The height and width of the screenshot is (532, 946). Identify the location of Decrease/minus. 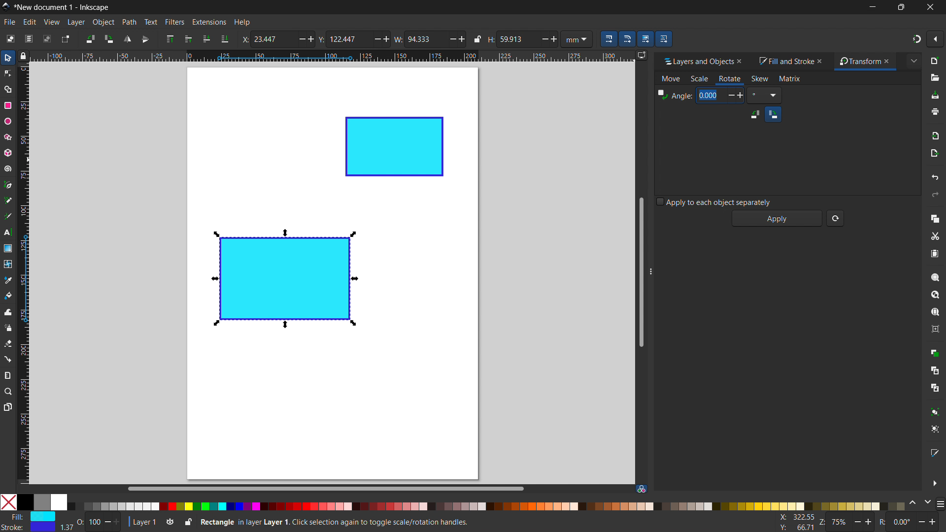
(449, 38).